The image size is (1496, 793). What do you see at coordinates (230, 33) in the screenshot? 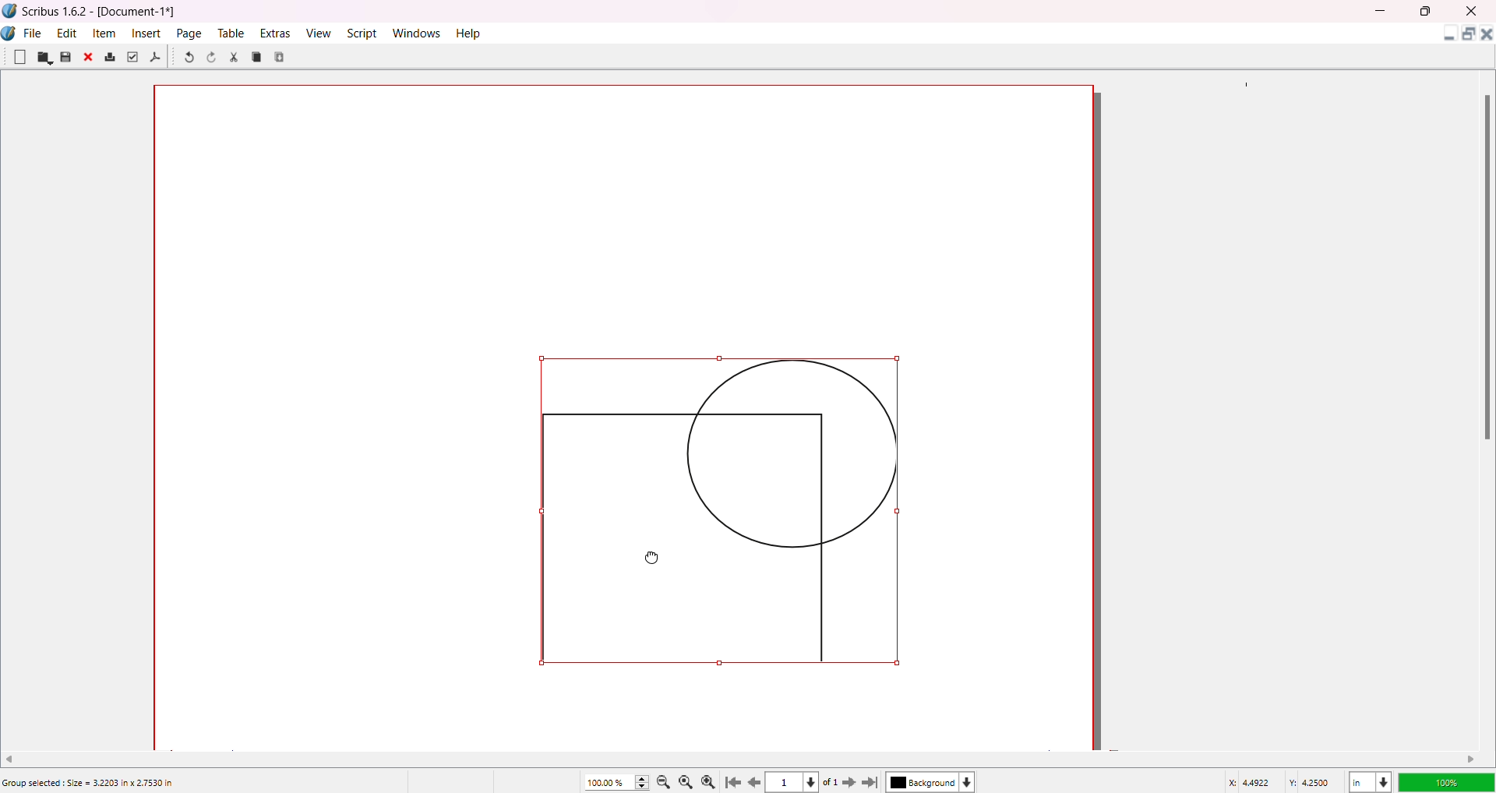
I see `Table` at bounding box center [230, 33].